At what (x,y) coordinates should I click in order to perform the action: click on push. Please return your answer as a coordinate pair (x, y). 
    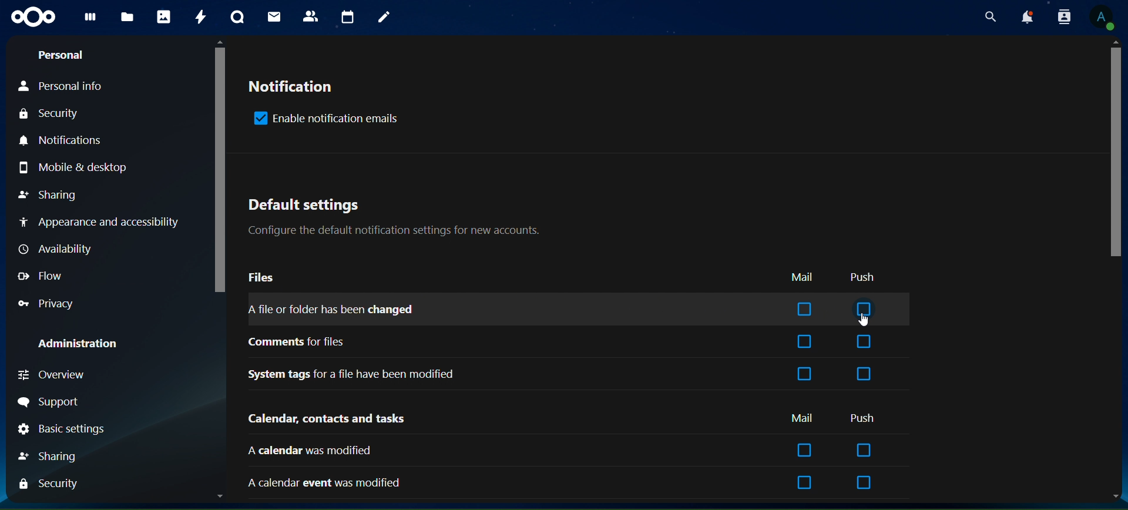
    Looking at the image, I should click on (867, 277).